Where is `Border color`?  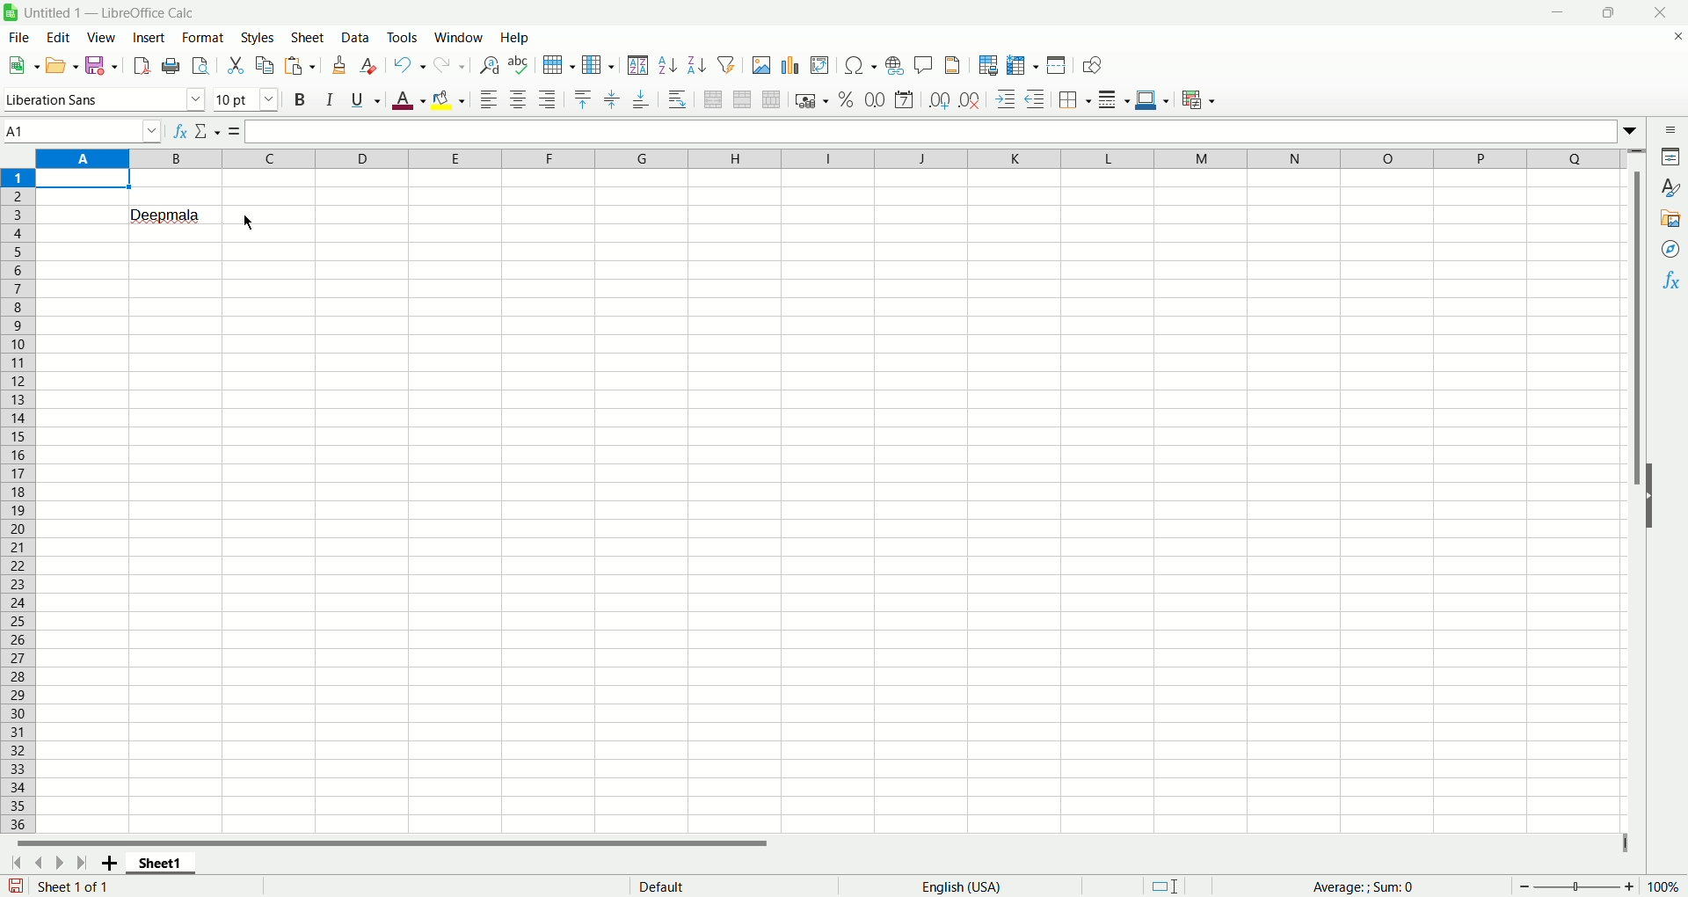
Border color is located at coordinates (1152, 99).